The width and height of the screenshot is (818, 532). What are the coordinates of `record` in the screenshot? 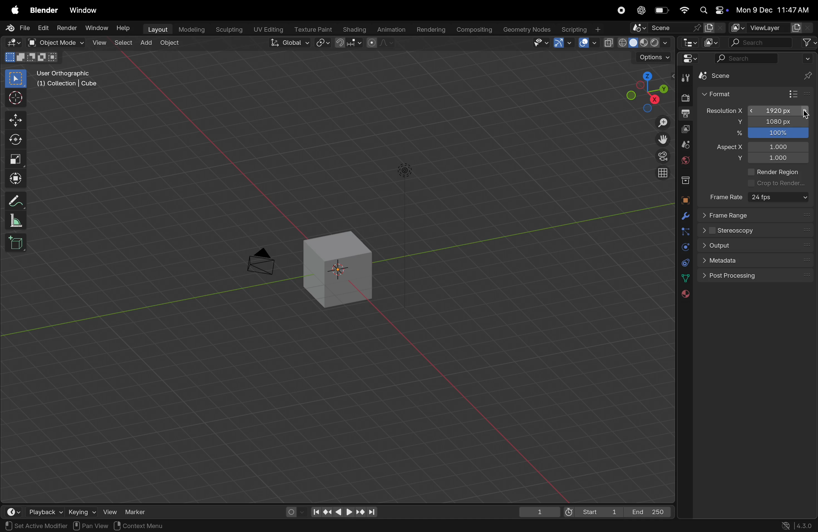 It's located at (622, 11).